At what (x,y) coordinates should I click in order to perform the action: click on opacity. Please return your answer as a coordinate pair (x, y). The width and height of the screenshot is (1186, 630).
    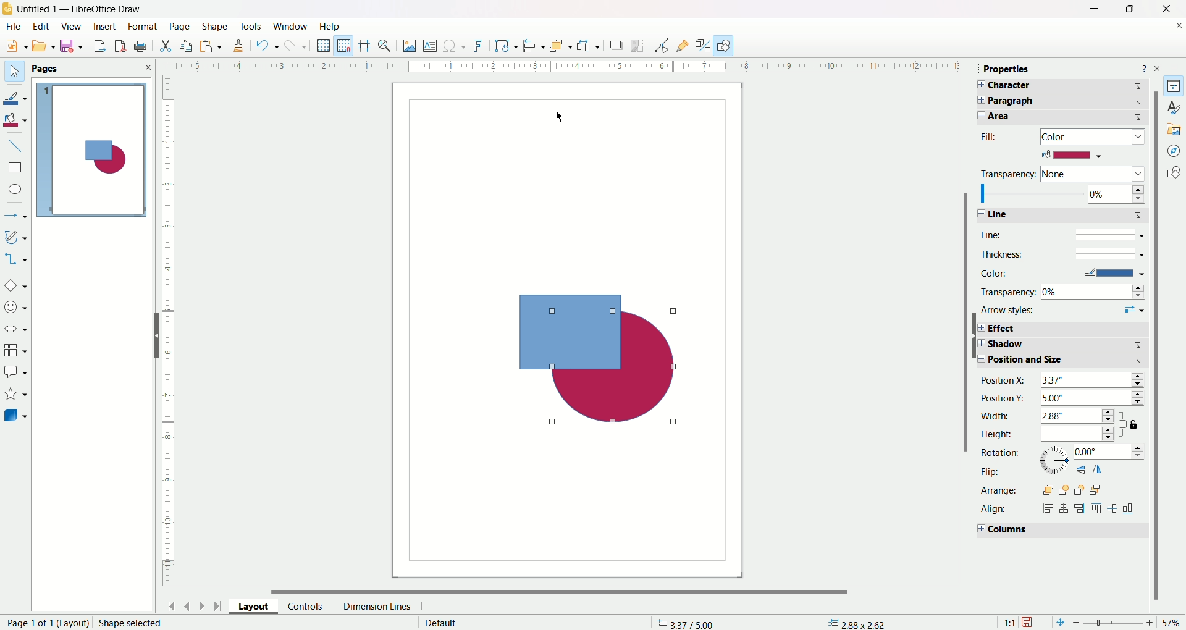
    Looking at the image, I should click on (1061, 195).